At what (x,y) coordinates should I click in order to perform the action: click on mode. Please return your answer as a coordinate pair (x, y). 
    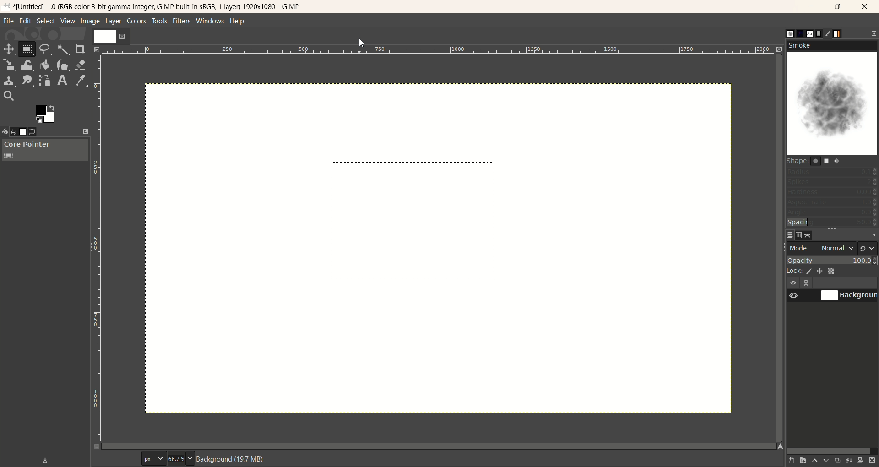
    Looking at the image, I should click on (798, 248).